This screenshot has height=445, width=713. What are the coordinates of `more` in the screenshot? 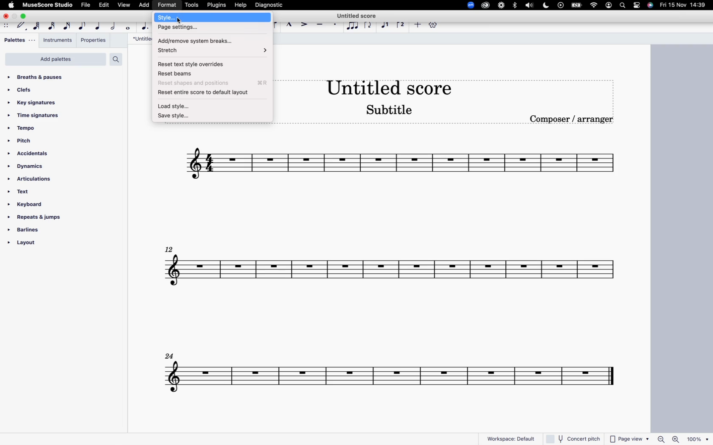 It's located at (418, 25).